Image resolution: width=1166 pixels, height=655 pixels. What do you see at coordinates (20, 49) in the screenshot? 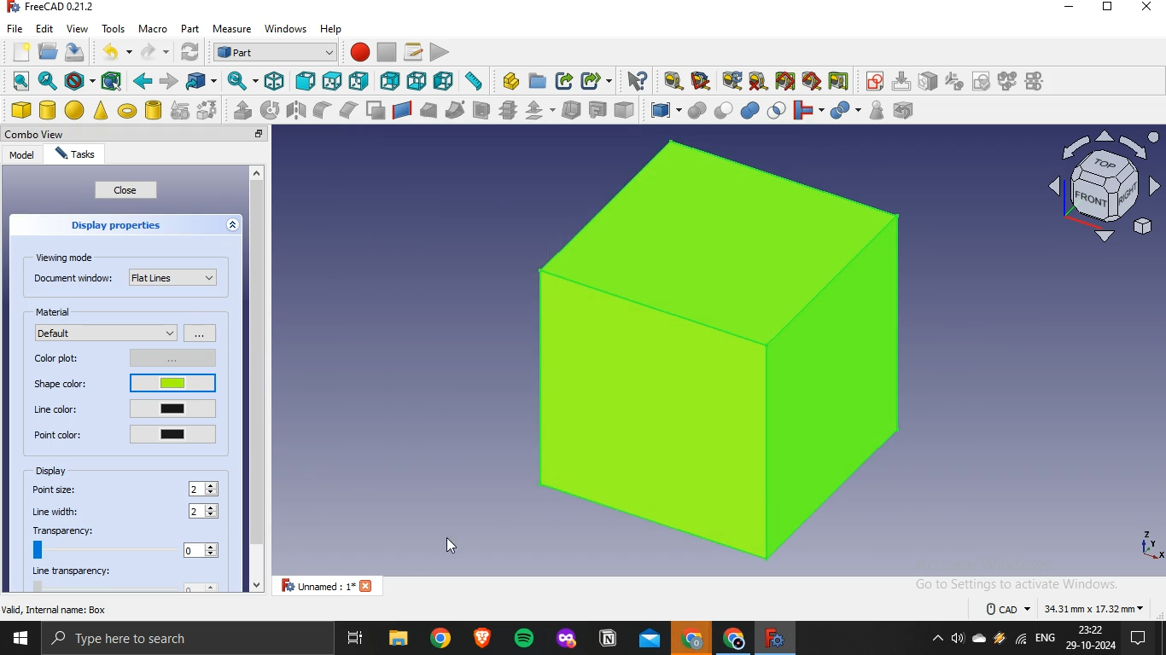
I see `new file` at bounding box center [20, 49].